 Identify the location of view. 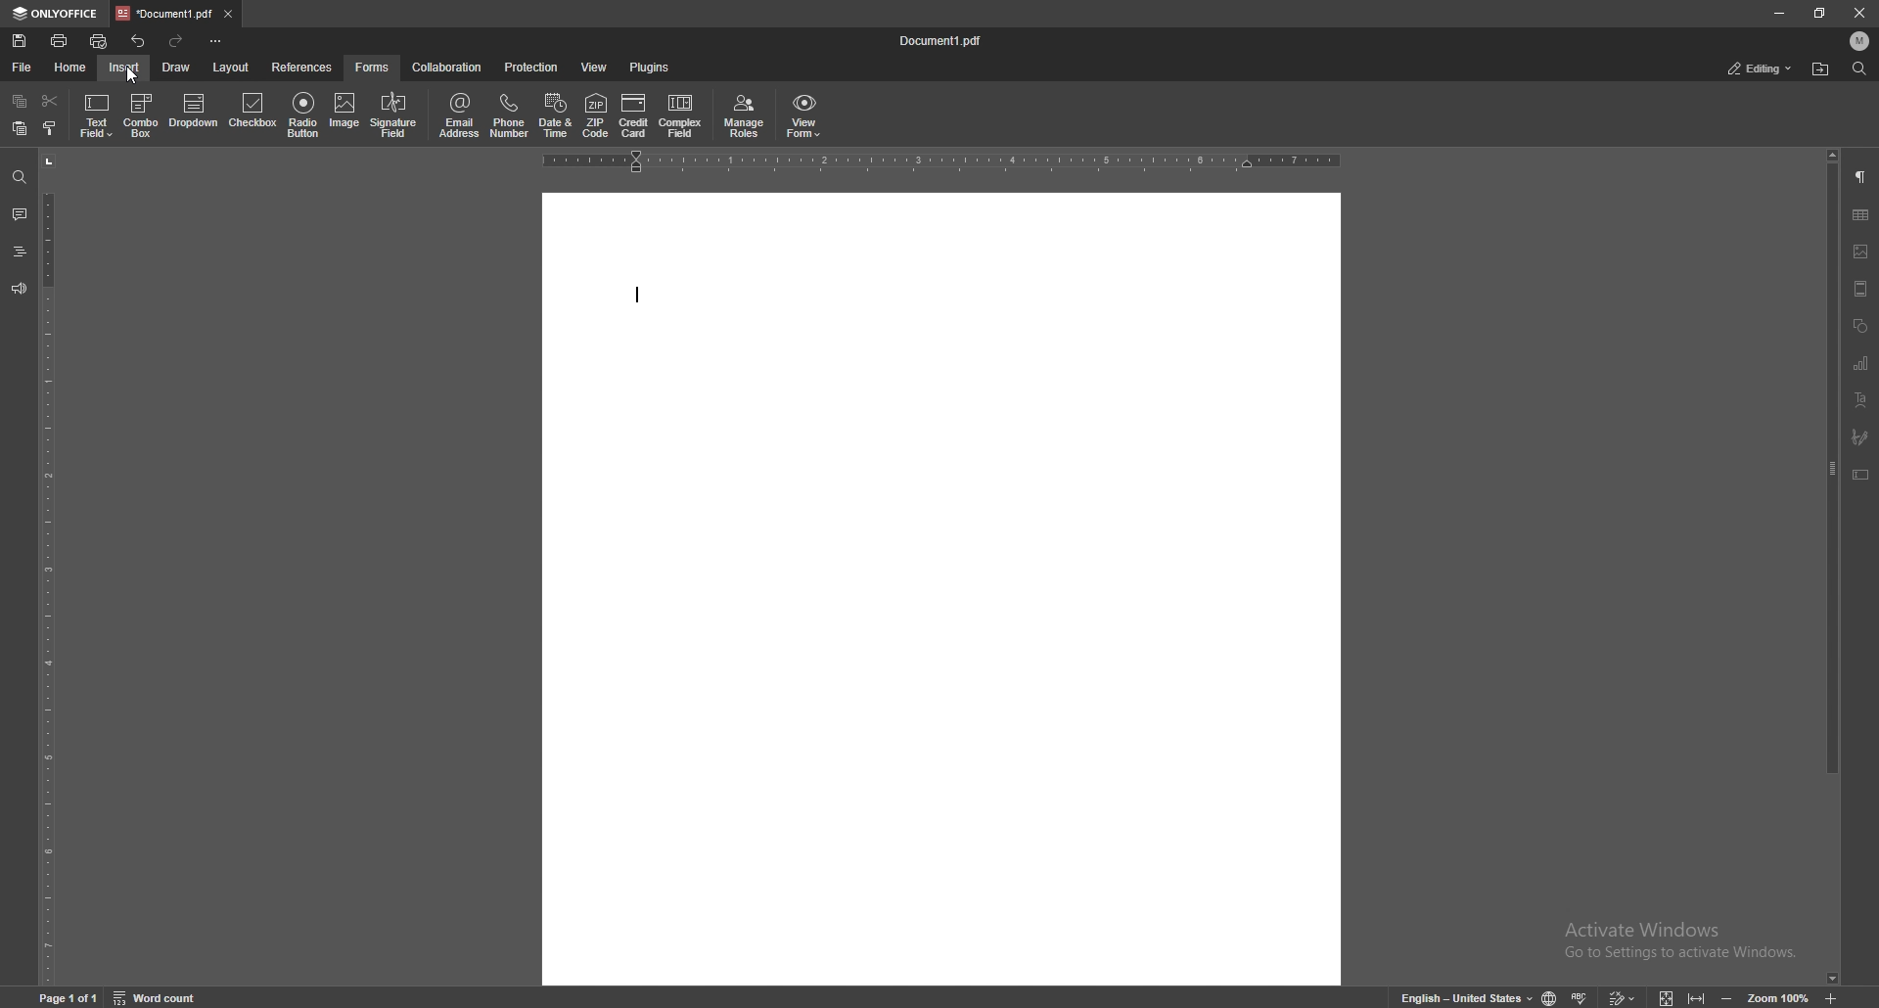
(594, 67).